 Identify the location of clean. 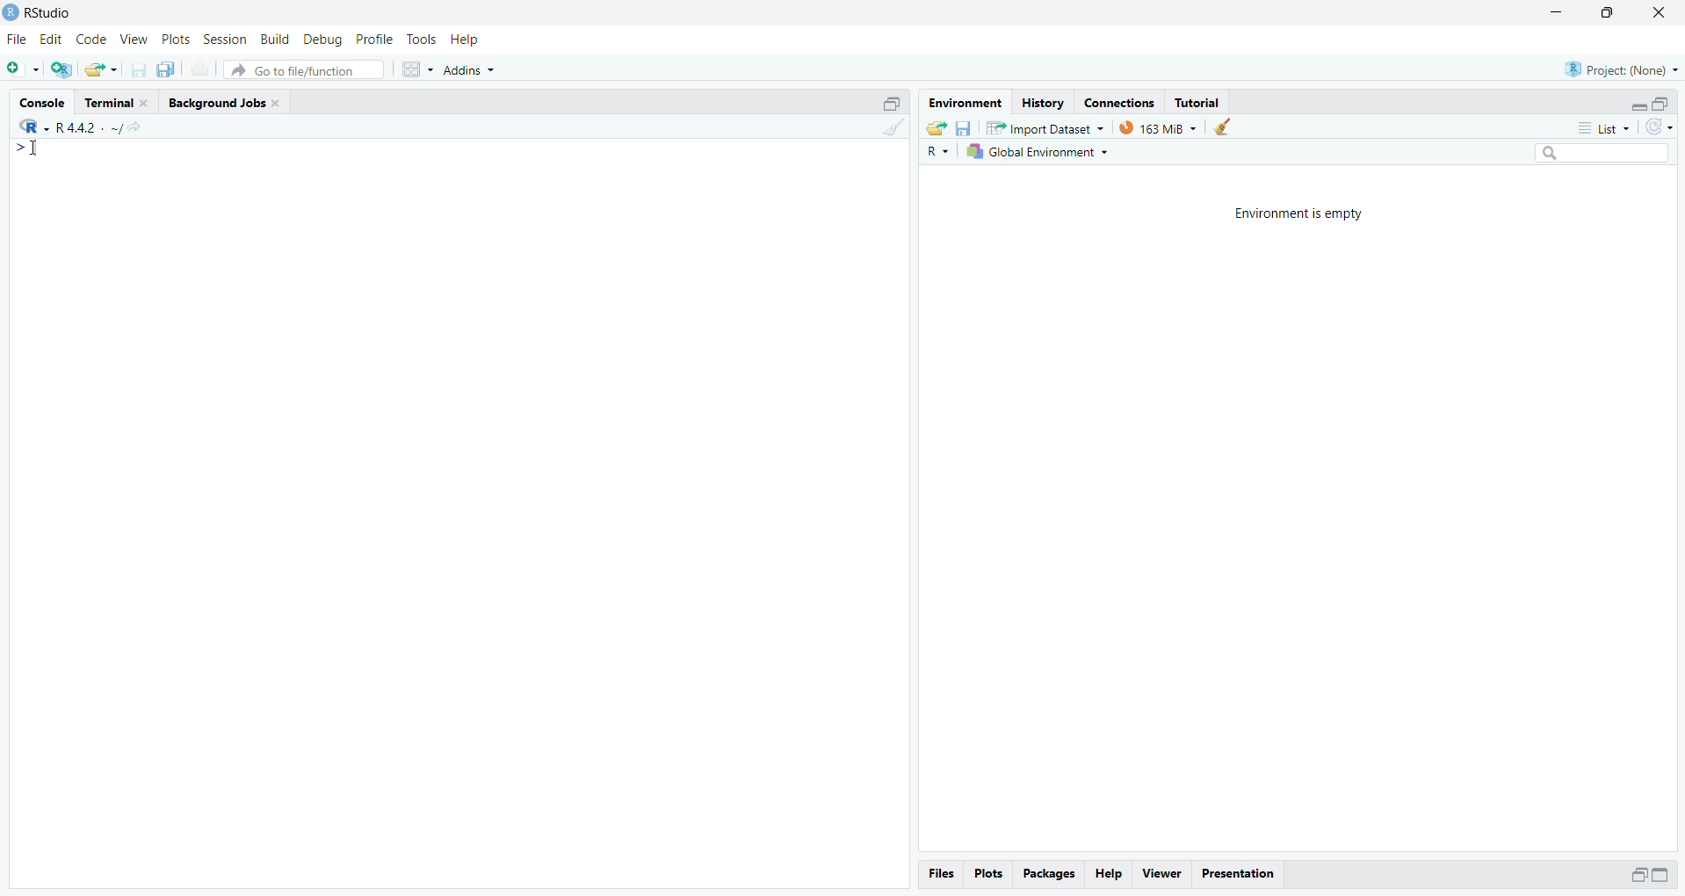
(1223, 126).